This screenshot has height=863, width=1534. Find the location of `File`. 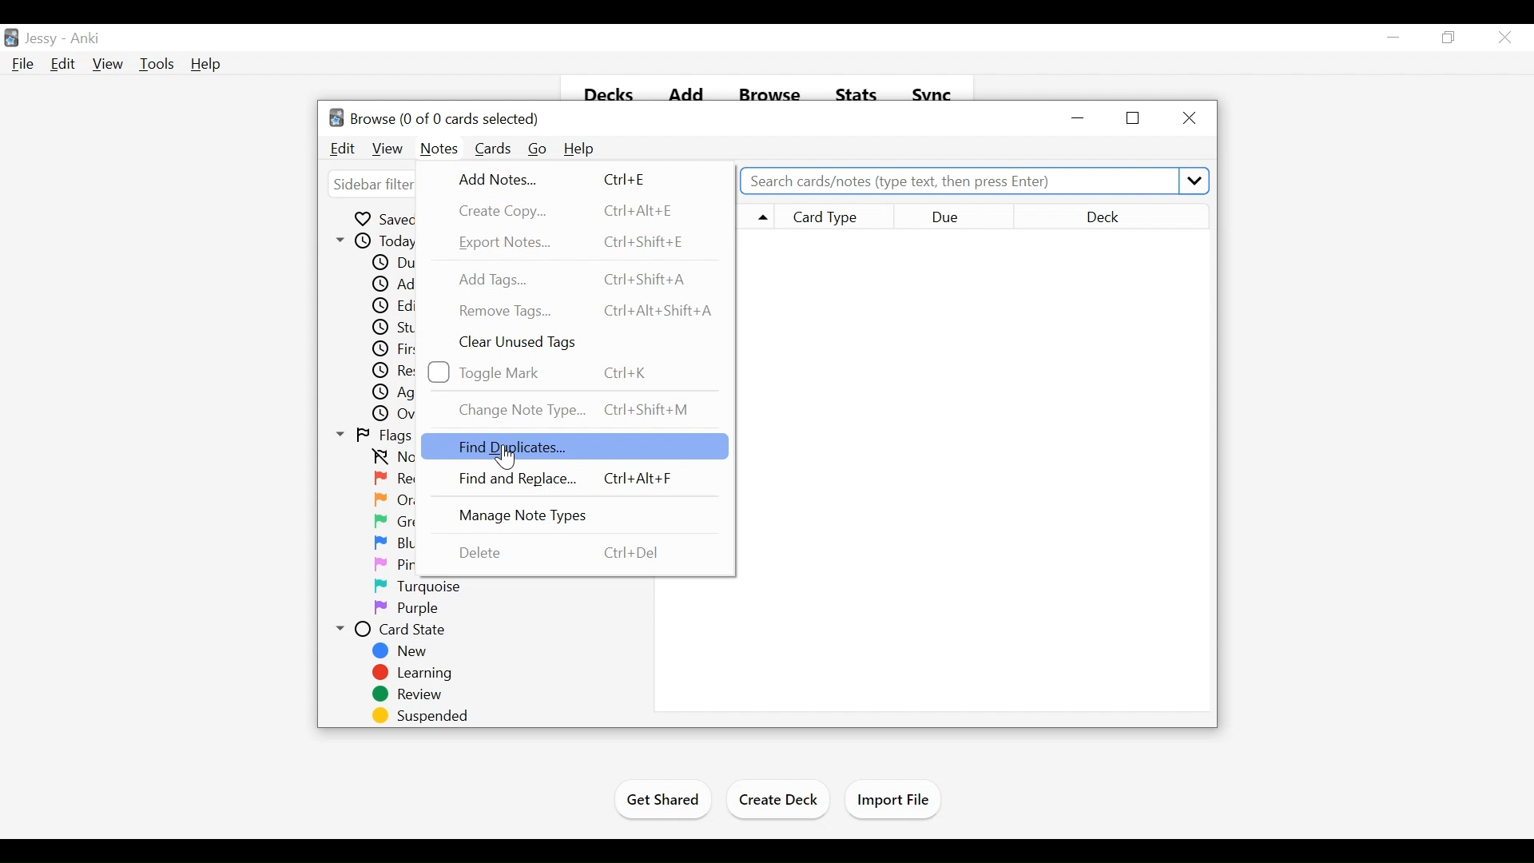

File is located at coordinates (22, 63).